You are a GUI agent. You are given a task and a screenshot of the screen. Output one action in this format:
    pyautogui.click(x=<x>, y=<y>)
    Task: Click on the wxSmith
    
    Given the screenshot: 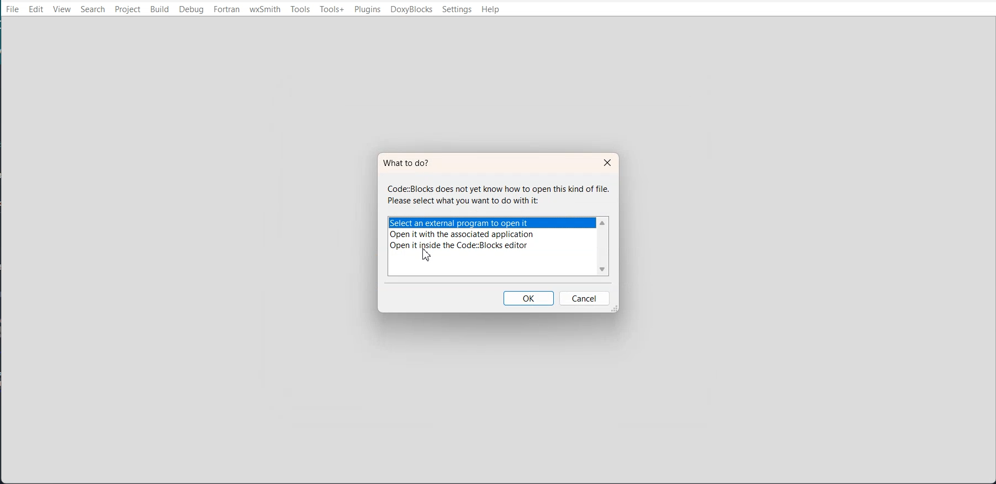 What is the action you would take?
    pyautogui.click(x=265, y=10)
    